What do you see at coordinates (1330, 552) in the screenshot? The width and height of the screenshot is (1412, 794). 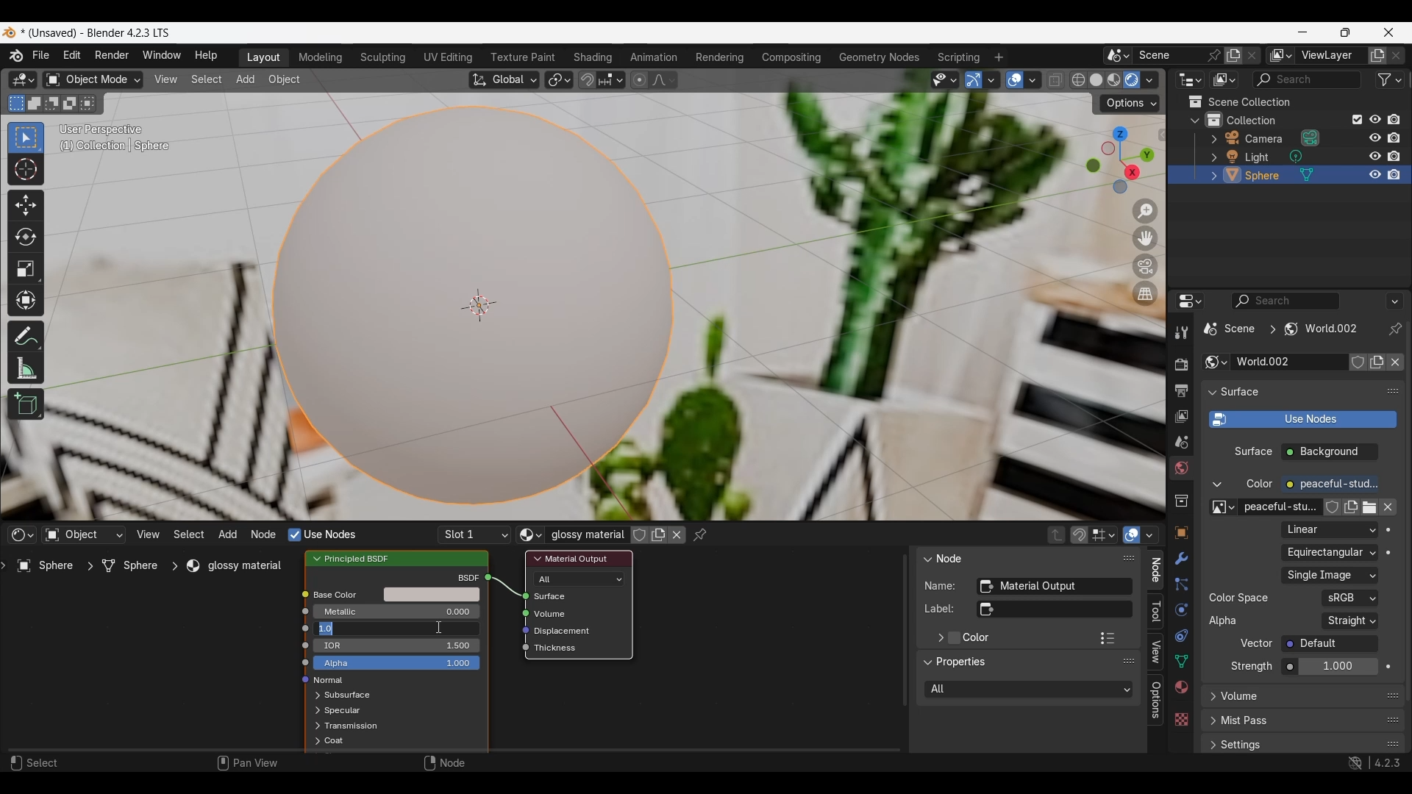 I see `Projection of the input image` at bounding box center [1330, 552].